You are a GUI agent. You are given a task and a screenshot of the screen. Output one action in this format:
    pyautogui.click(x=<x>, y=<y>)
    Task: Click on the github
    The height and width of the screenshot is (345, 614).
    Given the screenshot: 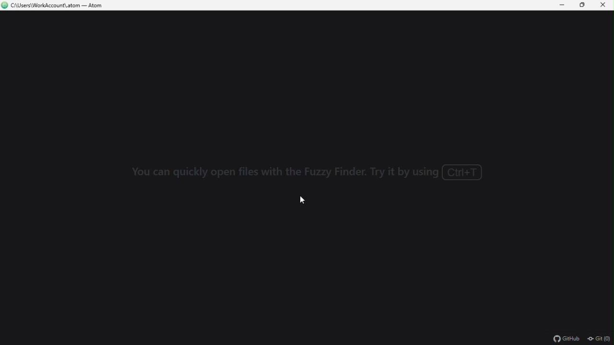 What is the action you would take?
    pyautogui.click(x=567, y=339)
    